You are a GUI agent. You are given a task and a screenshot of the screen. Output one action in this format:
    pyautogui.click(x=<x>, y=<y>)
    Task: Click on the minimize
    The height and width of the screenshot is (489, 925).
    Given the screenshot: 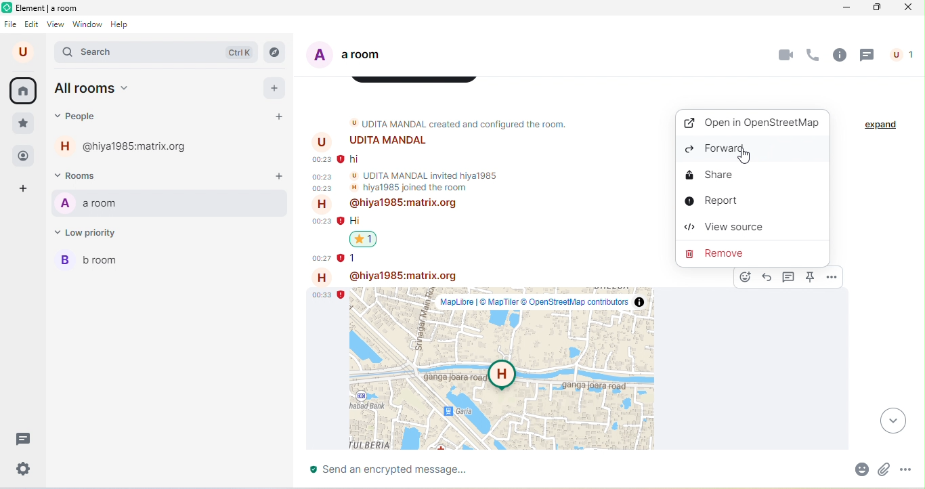 What is the action you would take?
    pyautogui.click(x=844, y=7)
    